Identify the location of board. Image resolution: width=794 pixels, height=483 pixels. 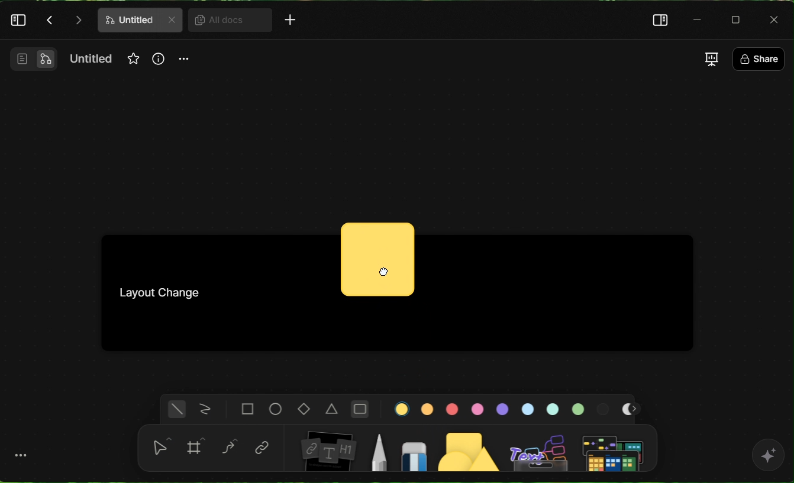
(327, 448).